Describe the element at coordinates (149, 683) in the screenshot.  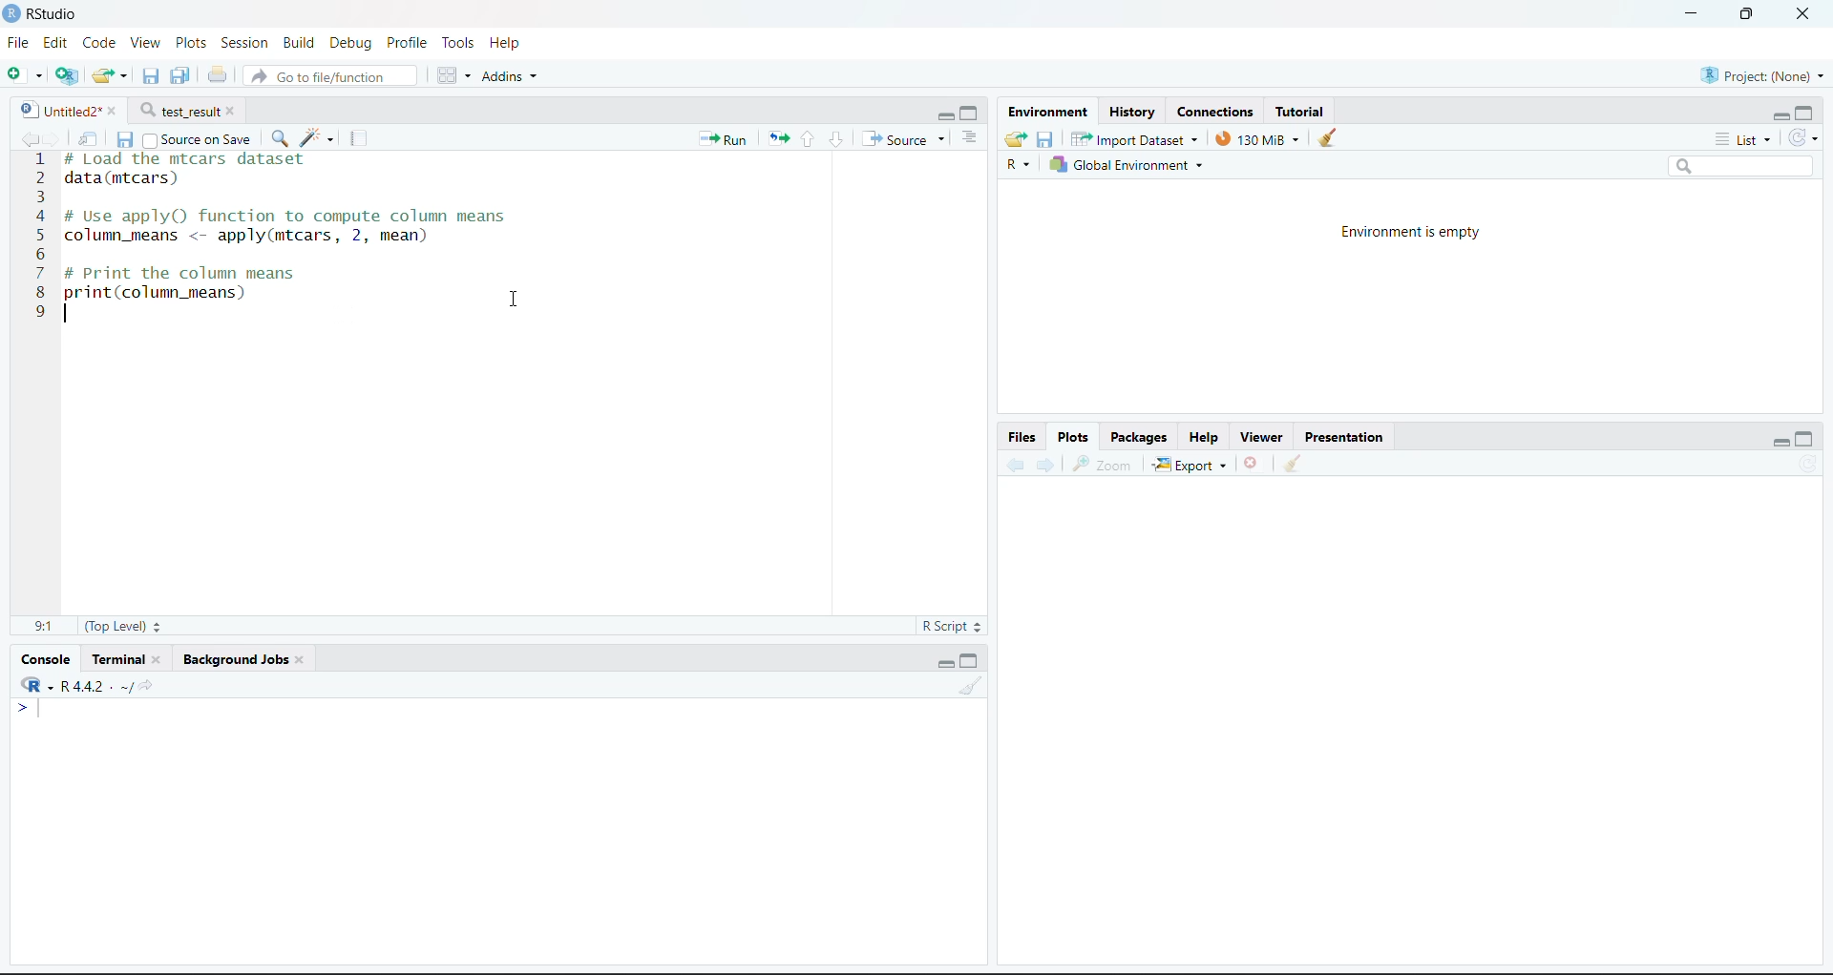
I see `View the current working directory` at that location.